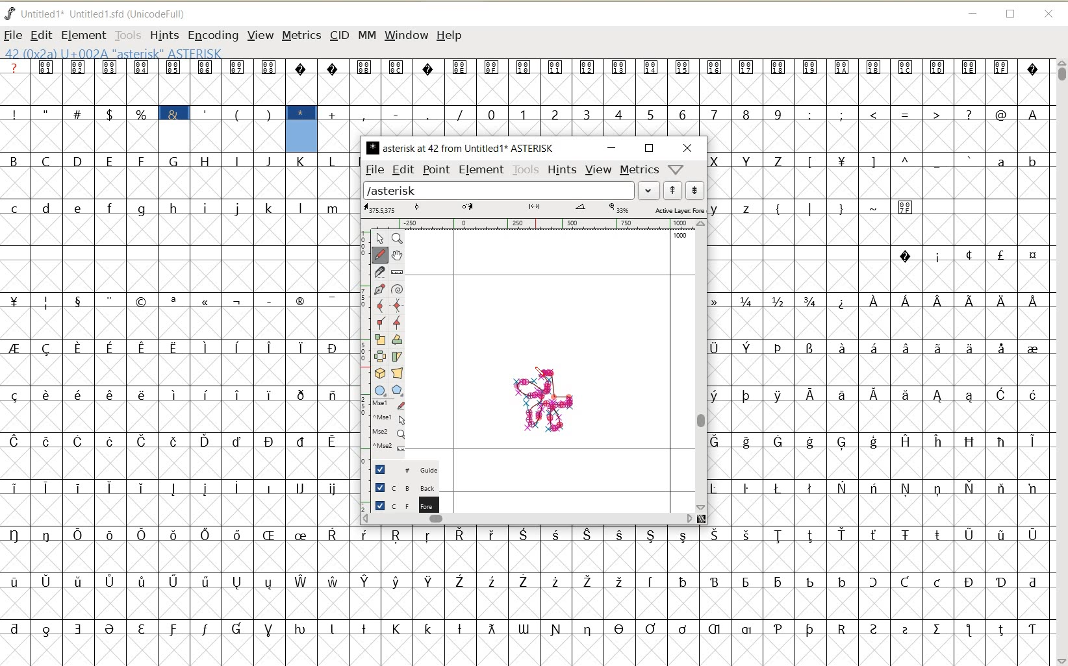  I want to click on asterisk at 42 from Untitled1 ASTERISK, so click(461, 147).